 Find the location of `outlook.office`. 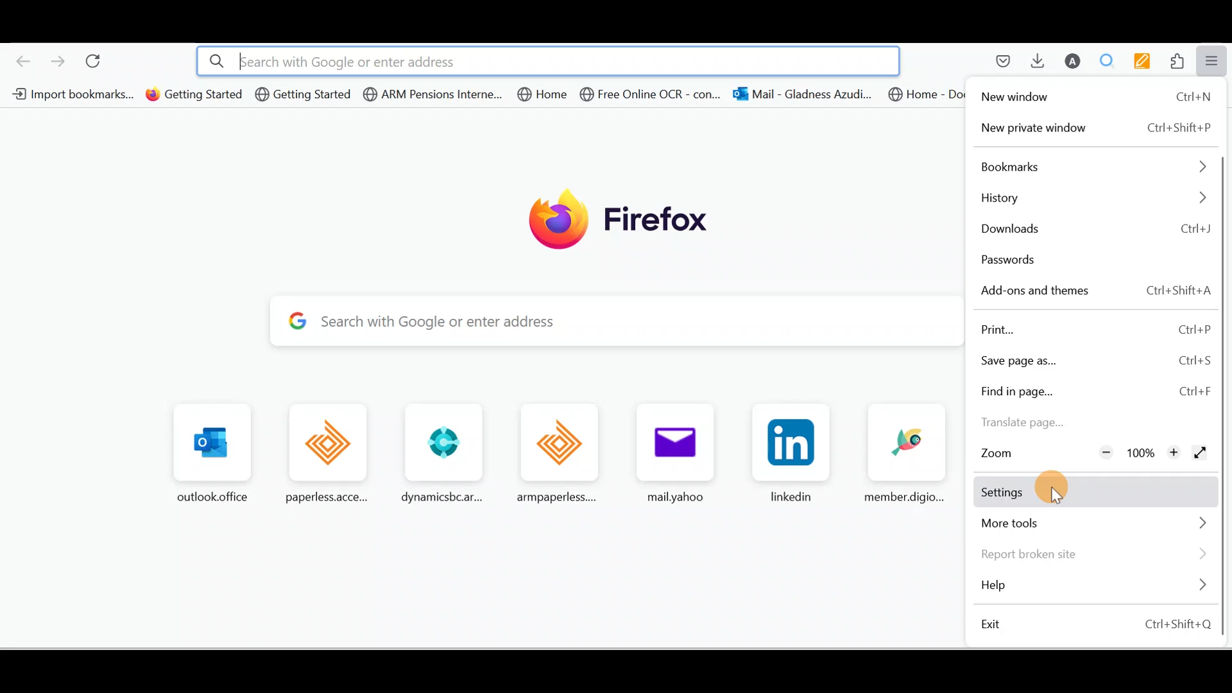

outlook.office is located at coordinates (207, 454).